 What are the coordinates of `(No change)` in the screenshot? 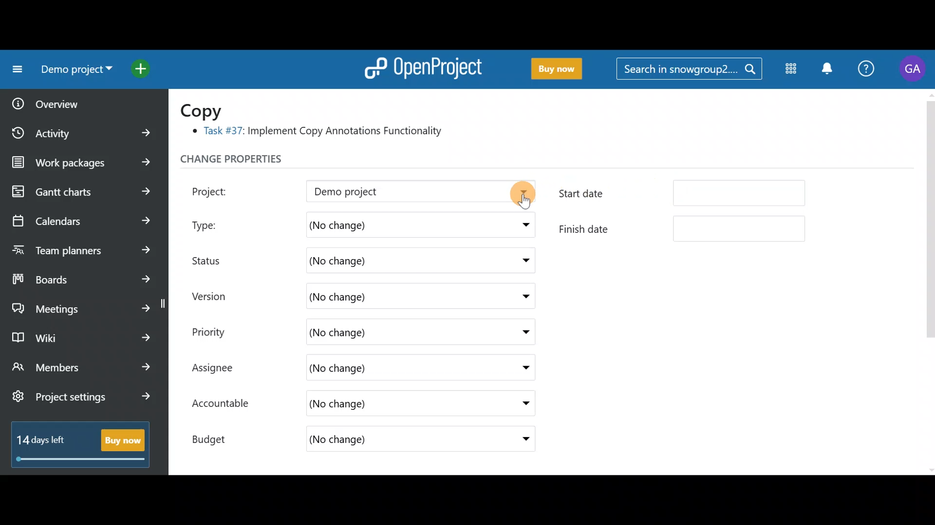 It's located at (374, 405).